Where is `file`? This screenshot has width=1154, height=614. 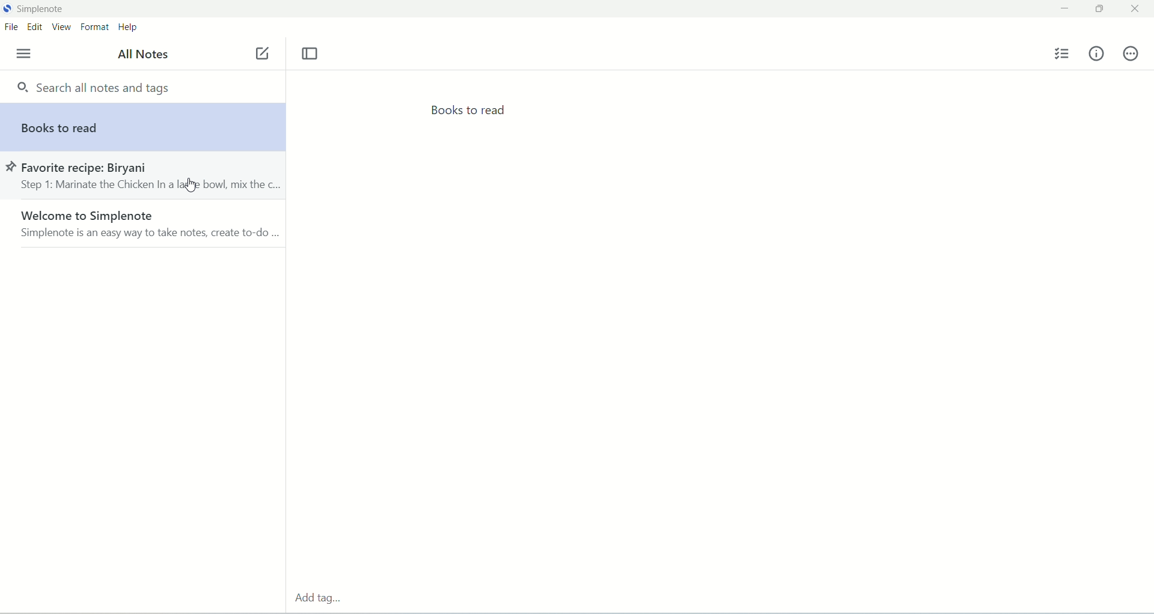 file is located at coordinates (10, 29).